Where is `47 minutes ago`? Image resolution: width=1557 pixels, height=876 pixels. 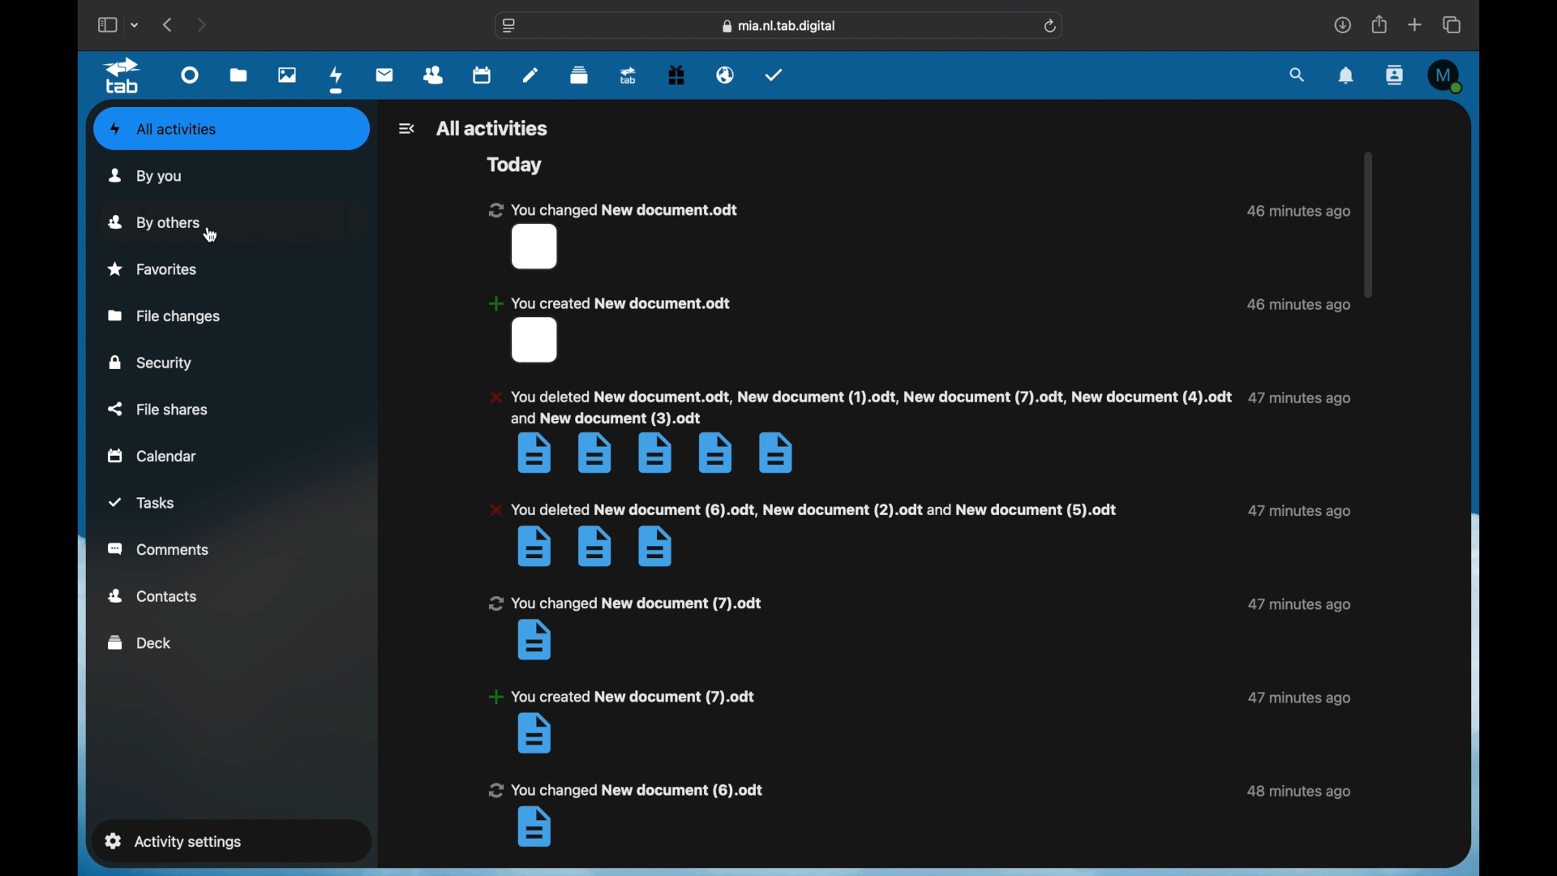
47 minutes ago is located at coordinates (1297, 698).